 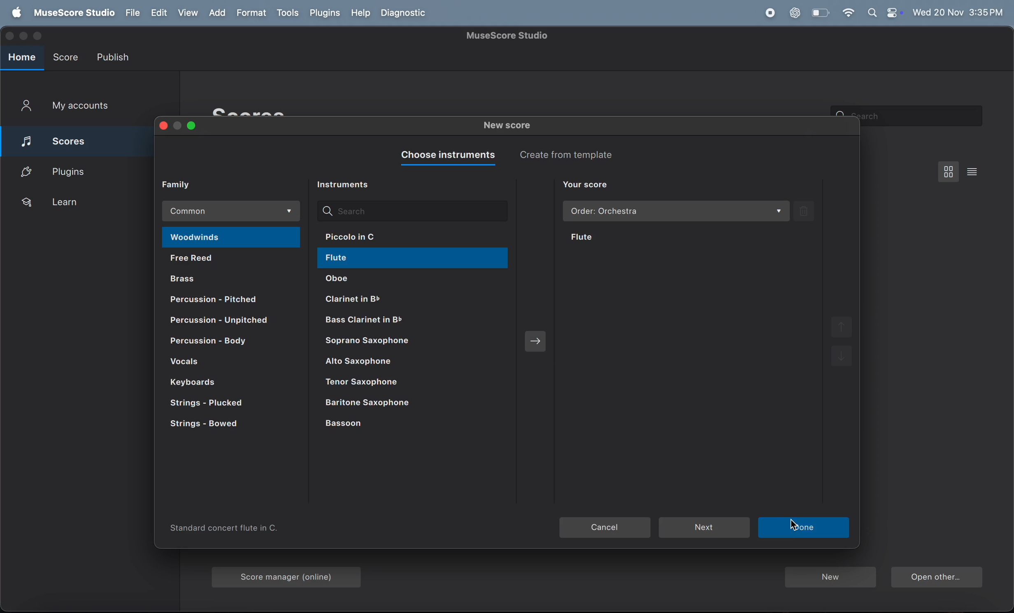 I want to click on My account, so click(x=65, y=107).